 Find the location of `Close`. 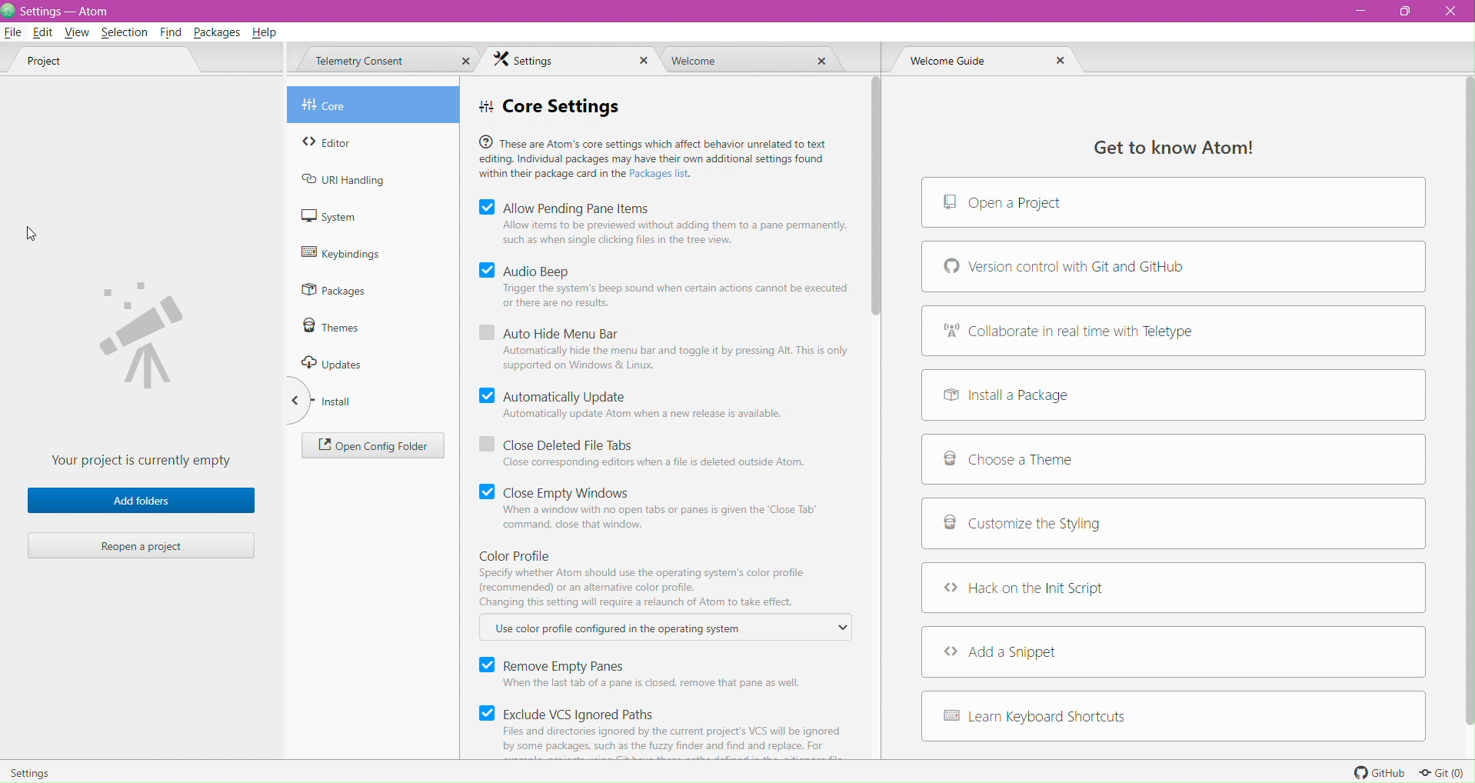

Close is located at coordinates (1451, 12).